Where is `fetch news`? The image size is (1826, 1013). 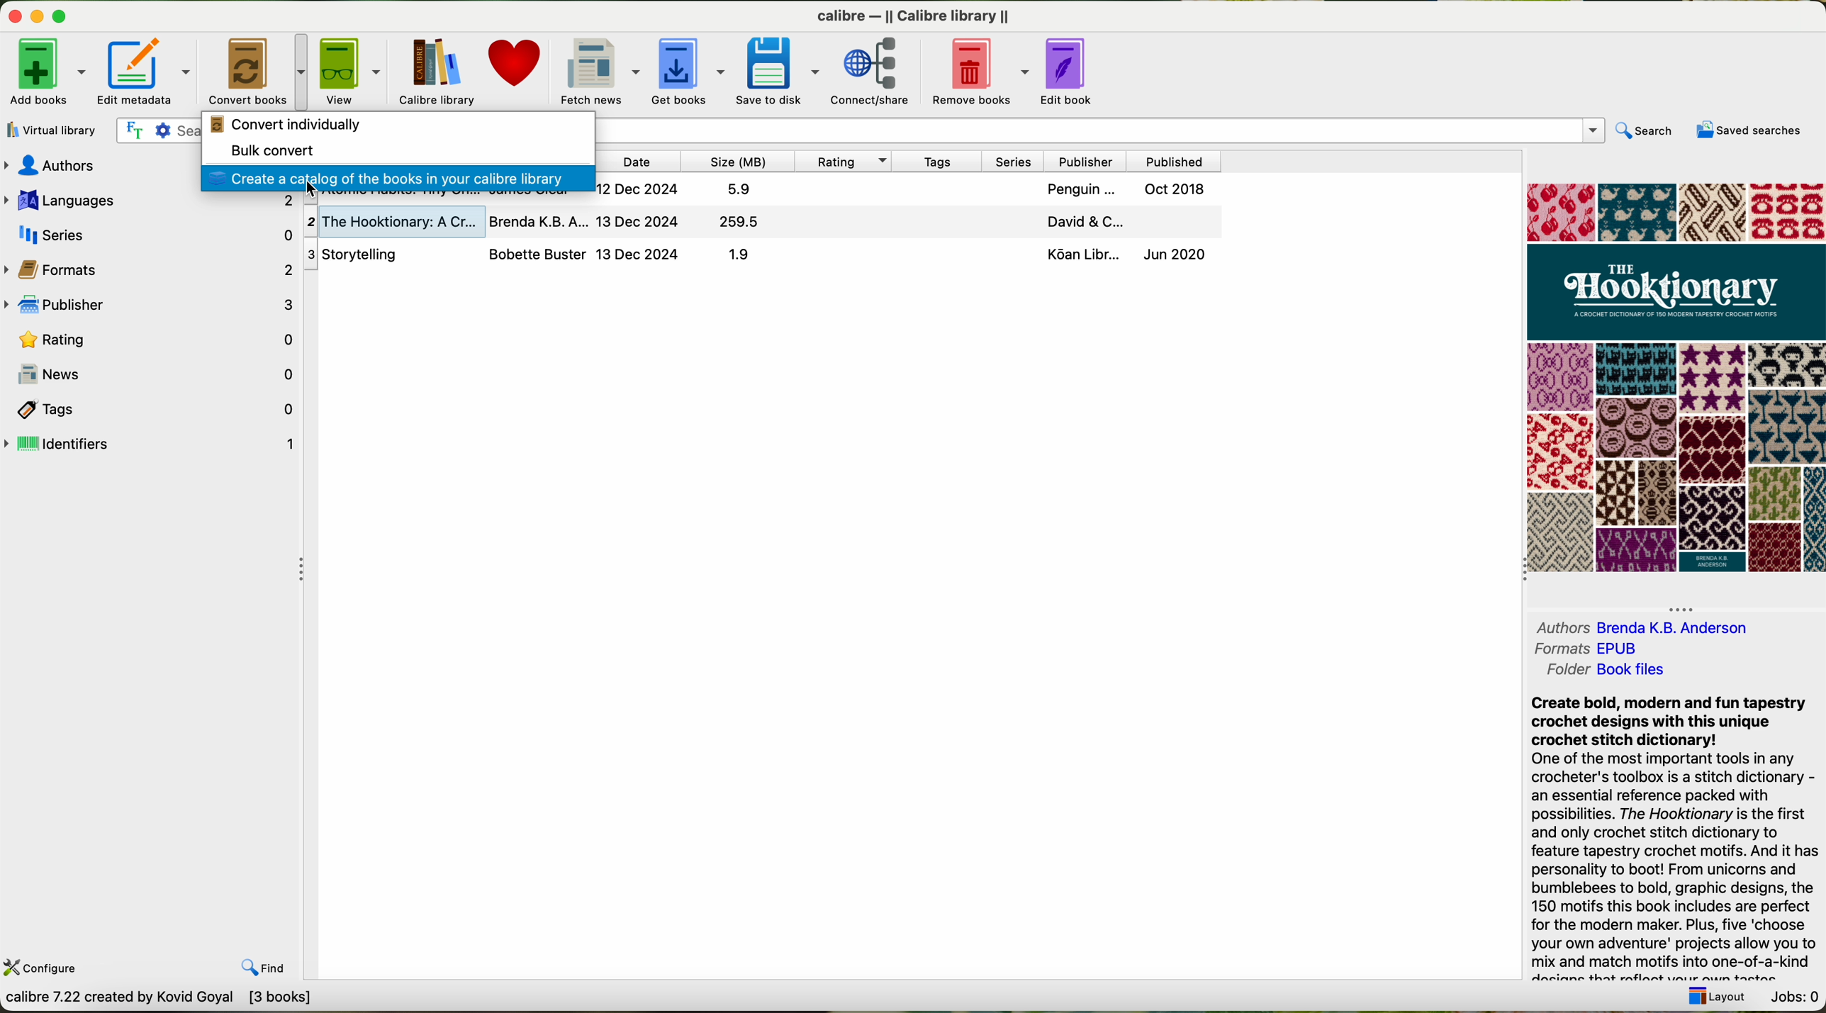 fetch news is located at coordinates (598, 72).